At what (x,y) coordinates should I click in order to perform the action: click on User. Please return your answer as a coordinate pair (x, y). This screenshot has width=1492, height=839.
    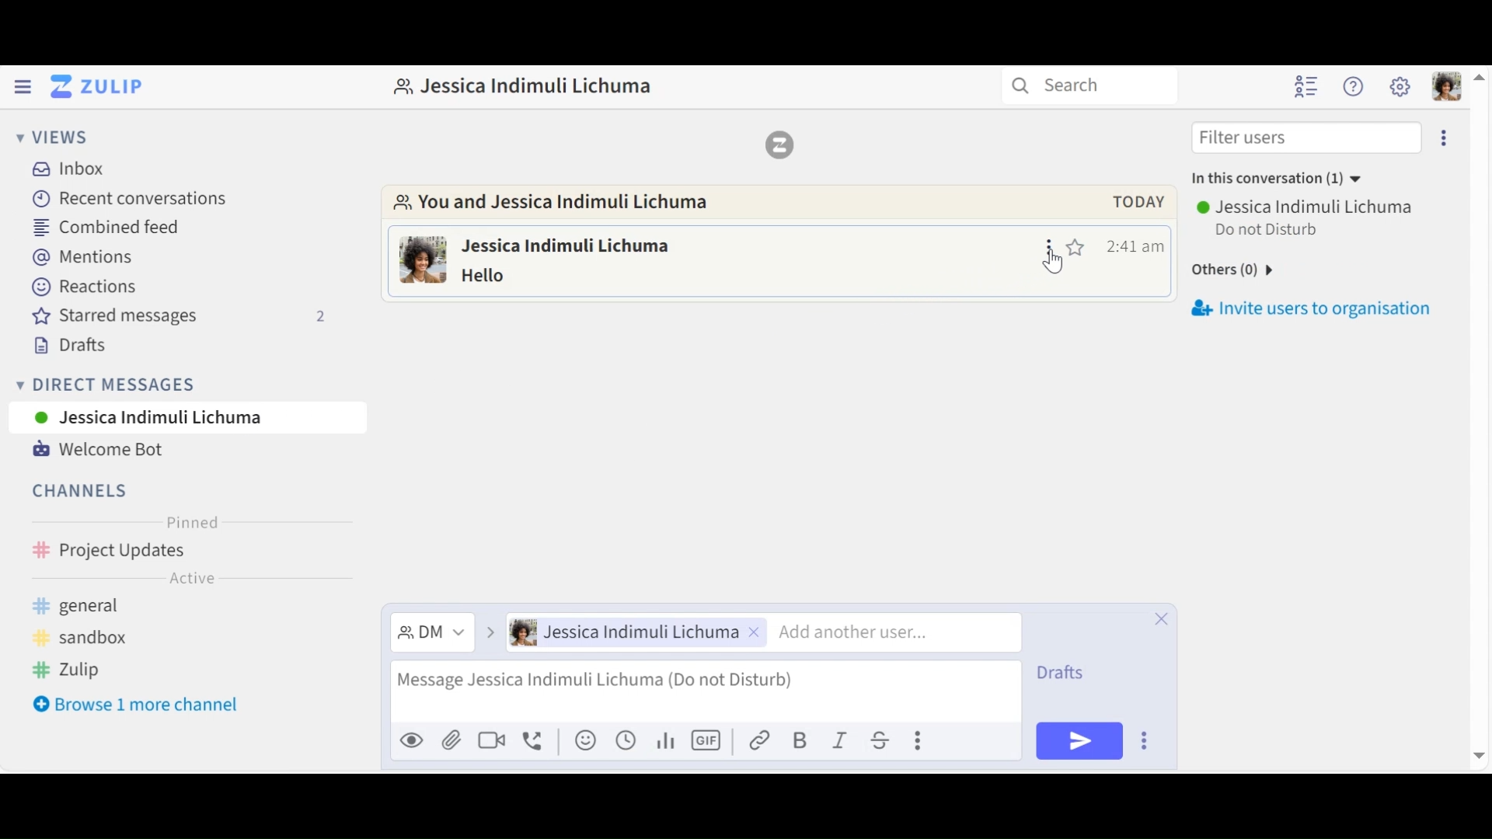
    Looking at the image, I should click on (187, 416).